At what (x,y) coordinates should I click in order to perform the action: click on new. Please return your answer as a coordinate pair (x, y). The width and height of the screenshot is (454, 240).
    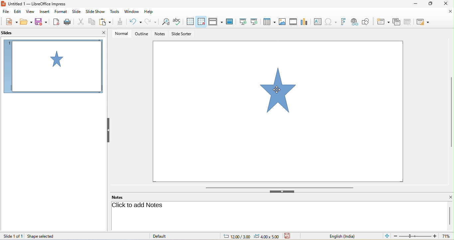
    Looking at the image, I should click on (11, 22).